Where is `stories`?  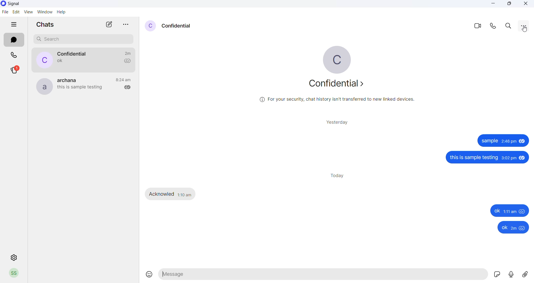 stories is located at coordinates (14, 70).